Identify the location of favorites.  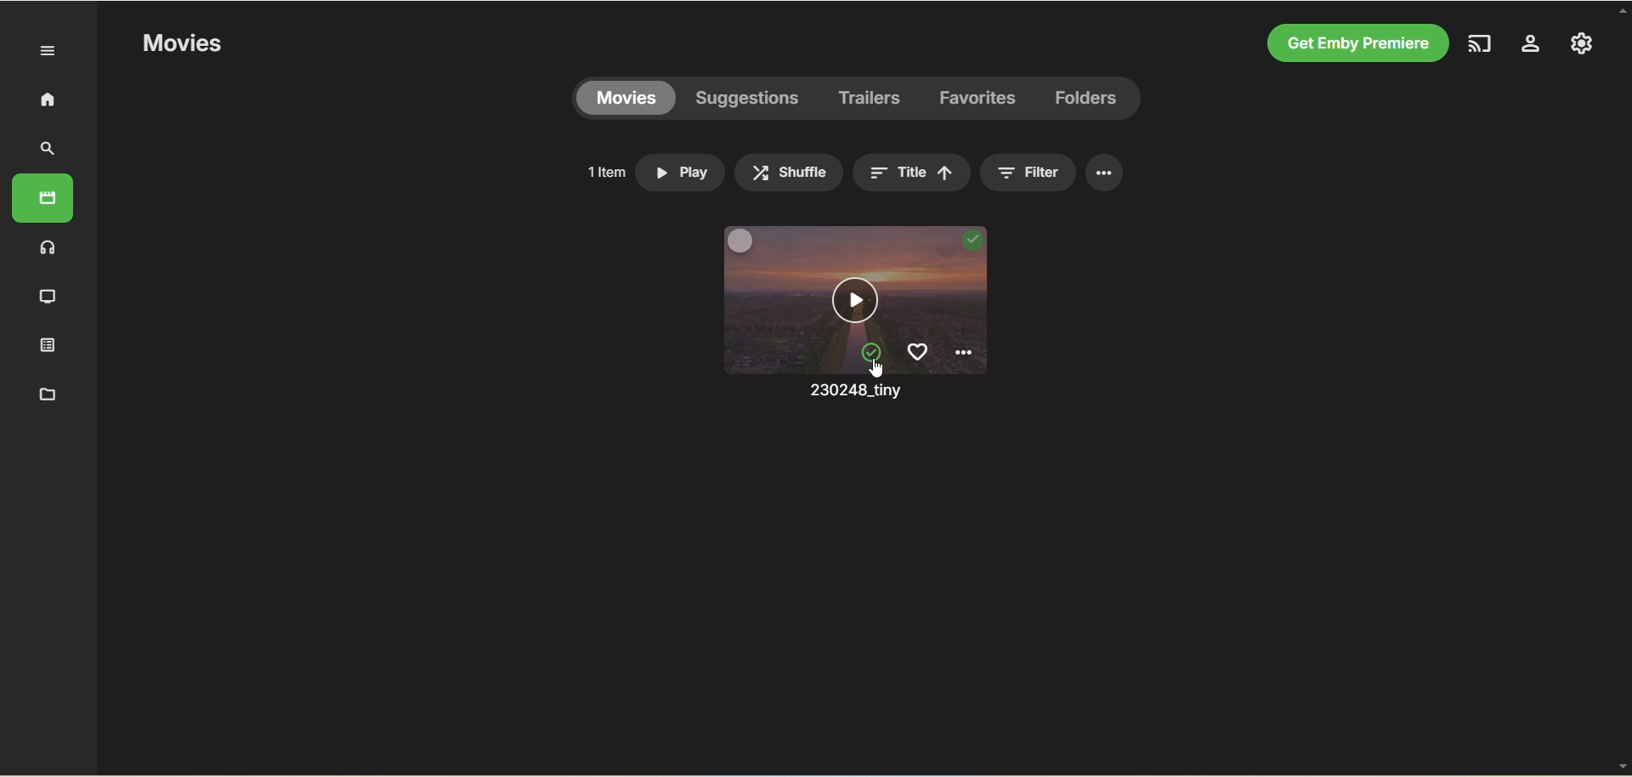
(917, 352).